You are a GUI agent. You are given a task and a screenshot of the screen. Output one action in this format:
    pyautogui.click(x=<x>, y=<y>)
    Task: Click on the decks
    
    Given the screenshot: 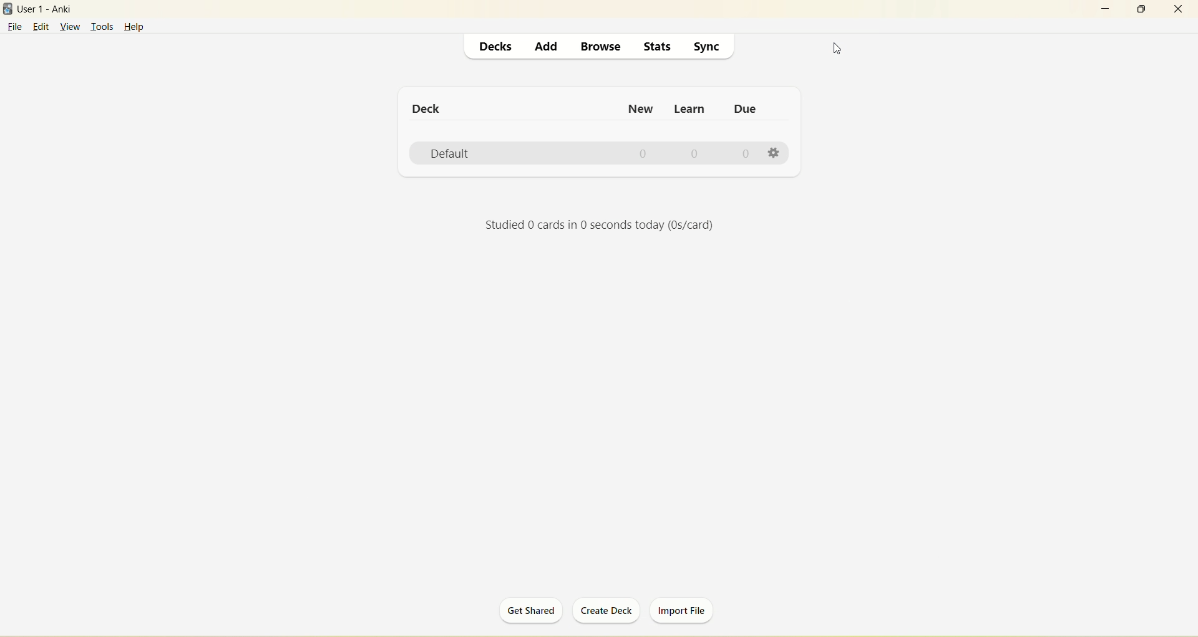 What is the action you would take?
    pyautogui.click(x=499, y=47)
    